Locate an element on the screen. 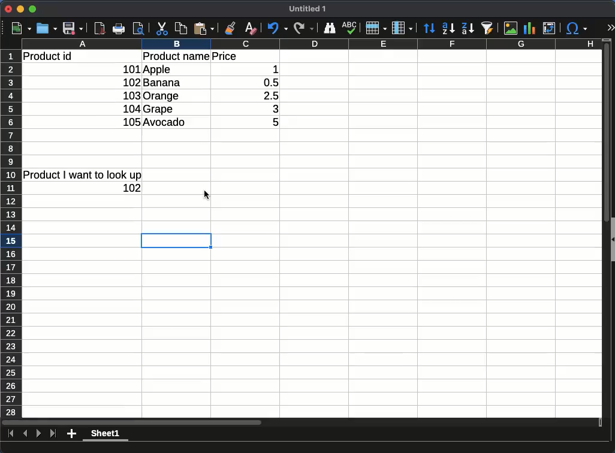 The image size is (615, 453). cut is located at coordinates (162, 28).